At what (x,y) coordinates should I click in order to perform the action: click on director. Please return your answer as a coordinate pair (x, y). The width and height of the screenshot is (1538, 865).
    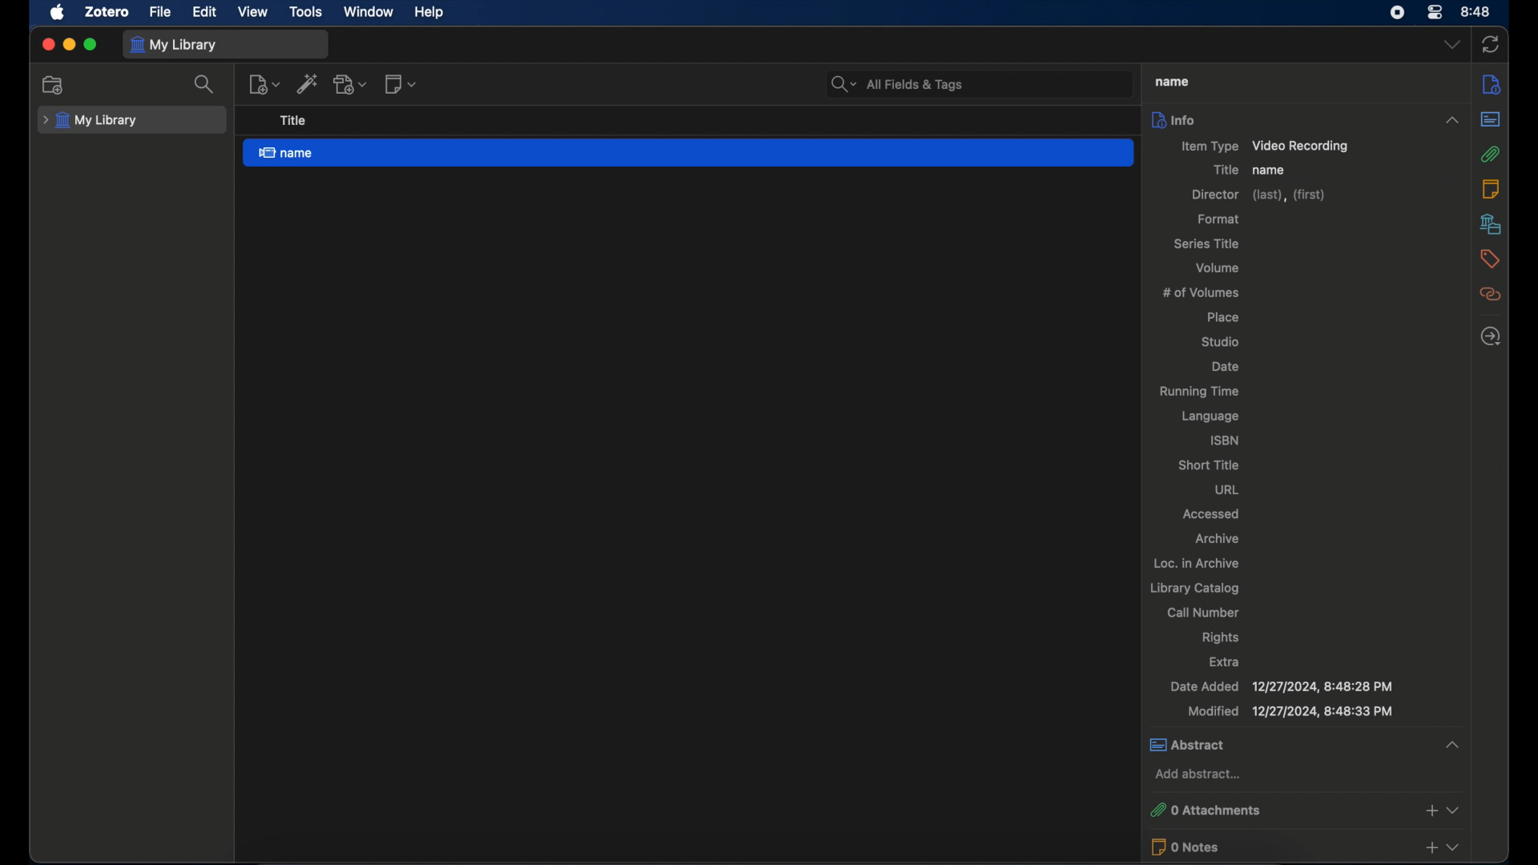
    Looking at the image, I should click on (1258, 195).